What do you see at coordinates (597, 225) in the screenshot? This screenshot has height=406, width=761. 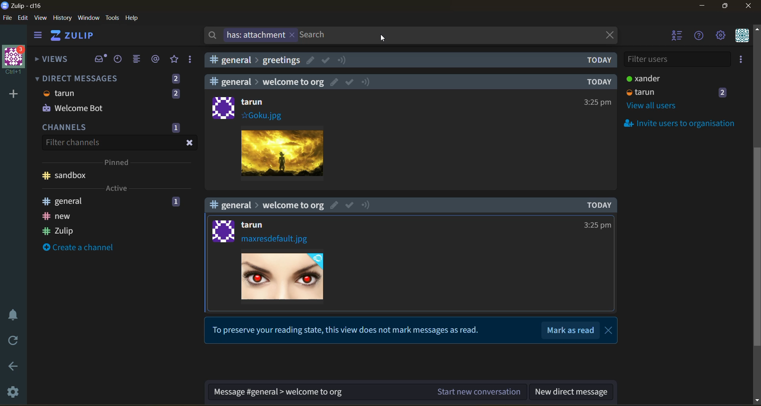 I see `3:25pm` at bounding box center [597, 225].